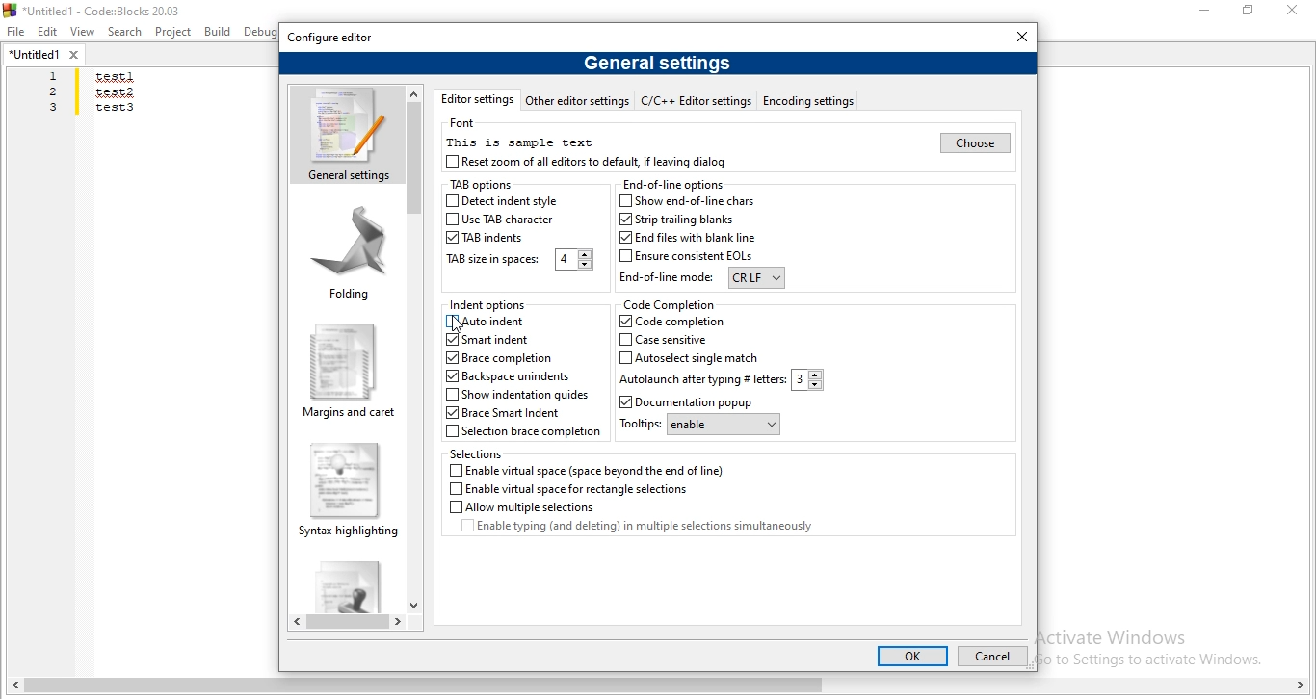  Describe the element at coordinates (173, 33) in the screenshot. I see `Project ` at that location.